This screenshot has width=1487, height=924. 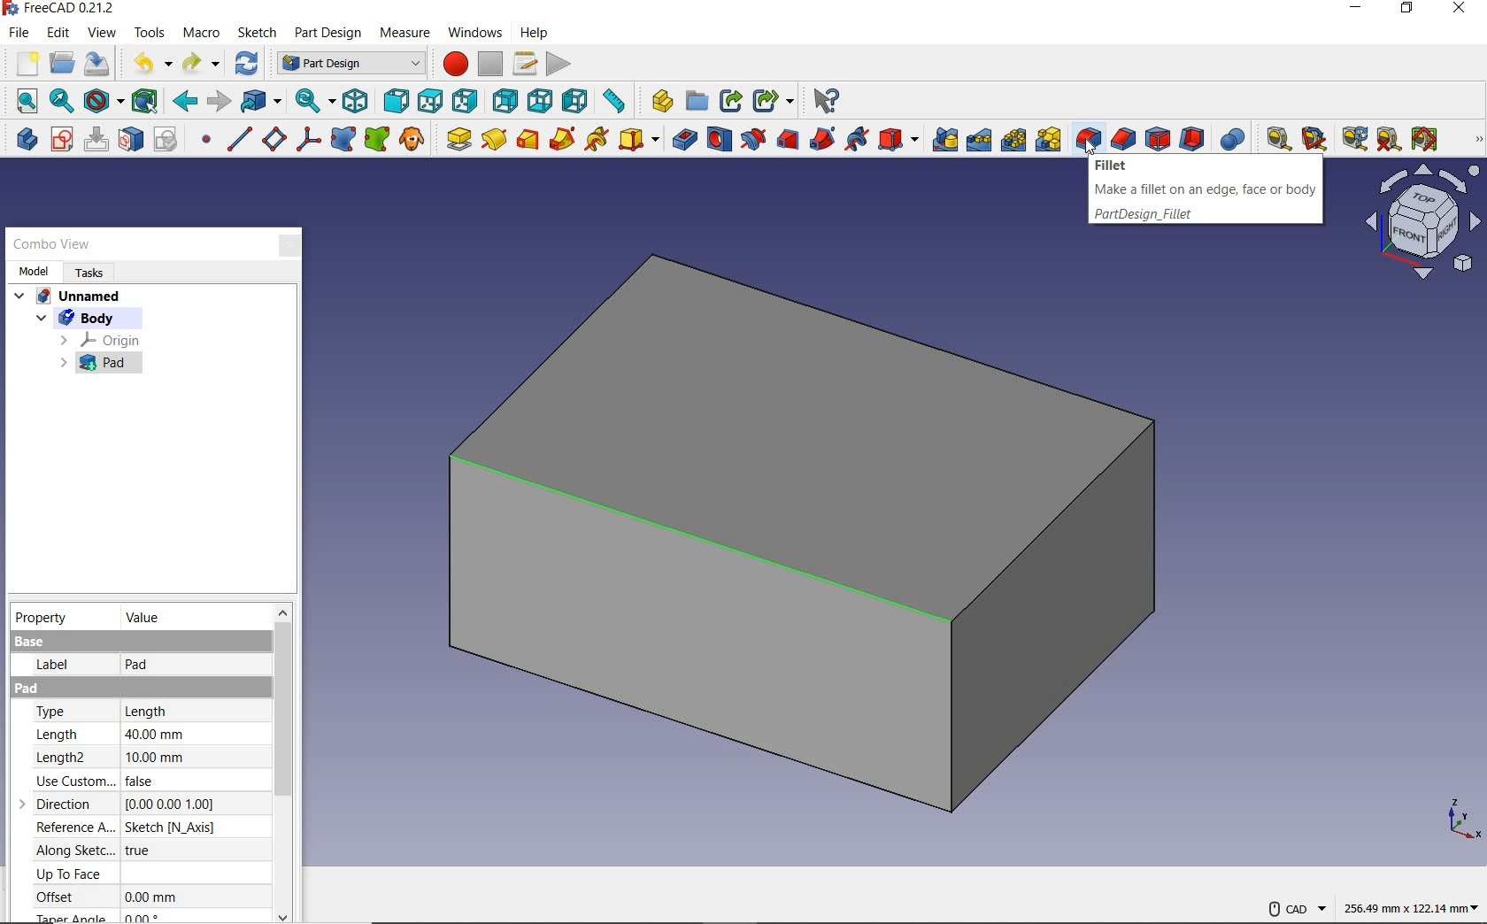 I want to click on sync view, so click(x=314, y=100).